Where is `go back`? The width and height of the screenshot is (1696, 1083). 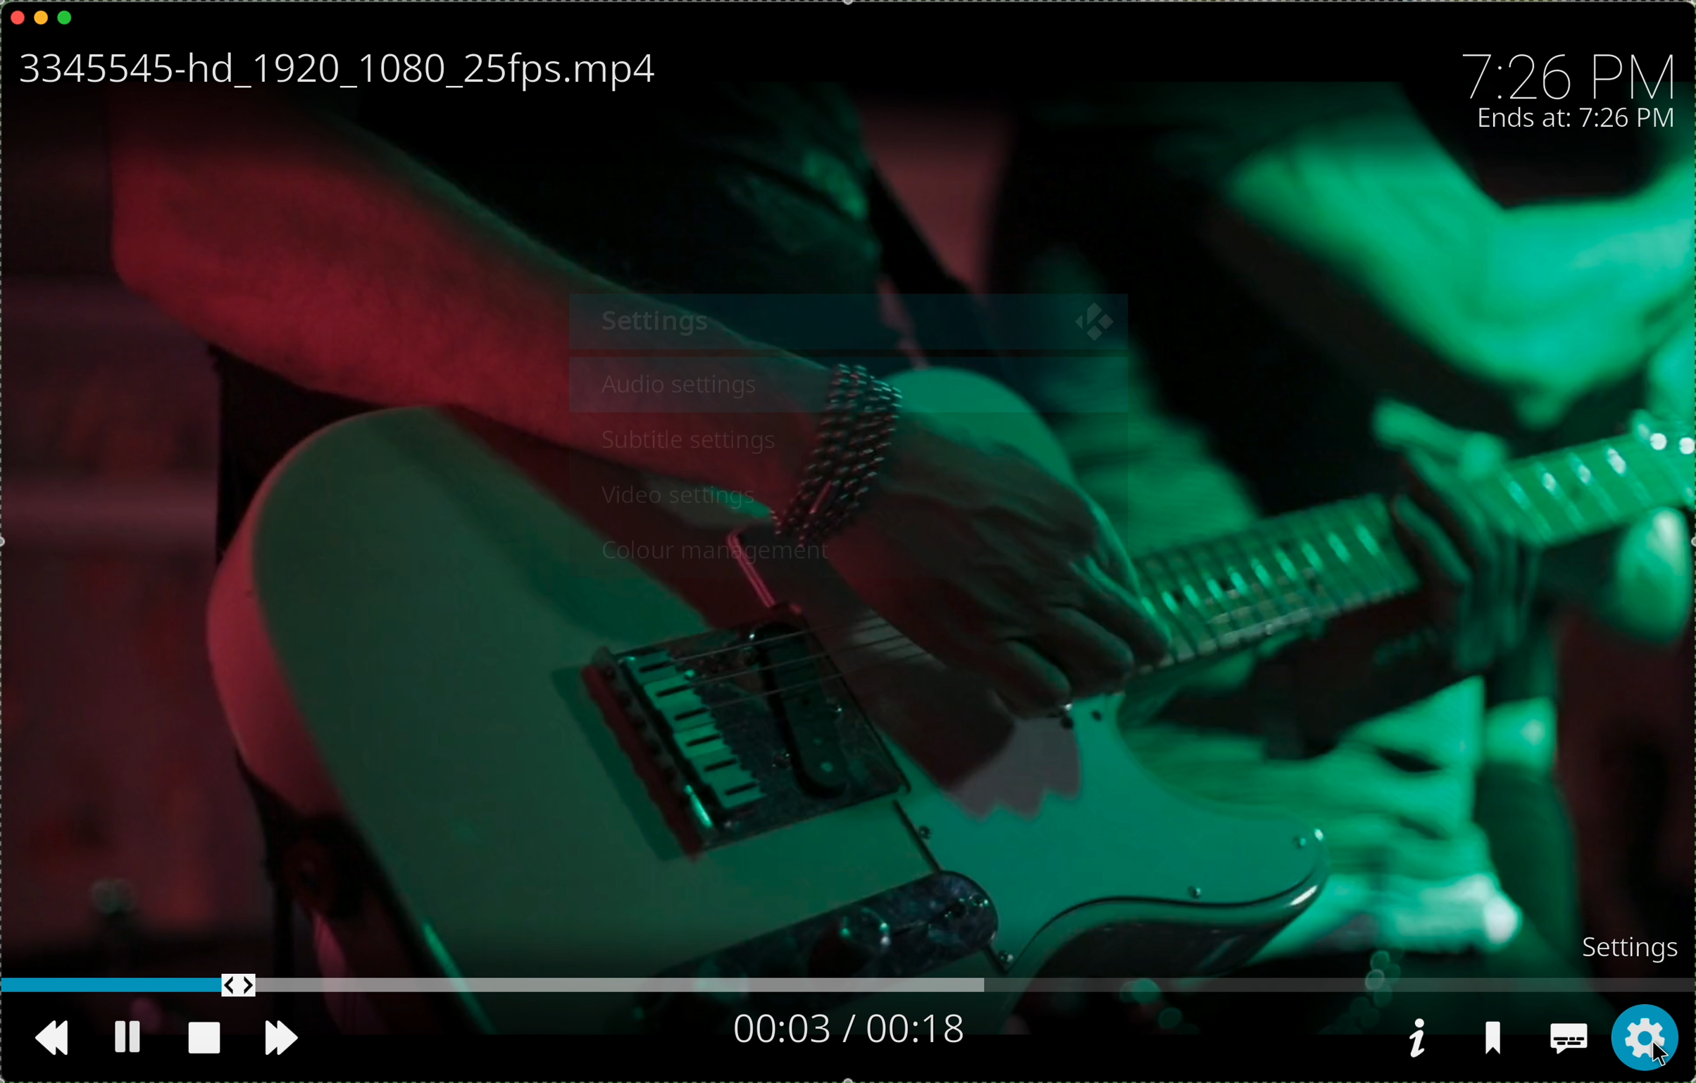
go back is located at coordinates (42, 1037).